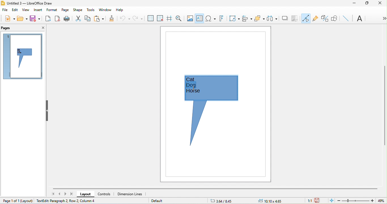 Image resolution: width=387 pixels, height=204 pixels. I want to click on special character, so click(210, 18).